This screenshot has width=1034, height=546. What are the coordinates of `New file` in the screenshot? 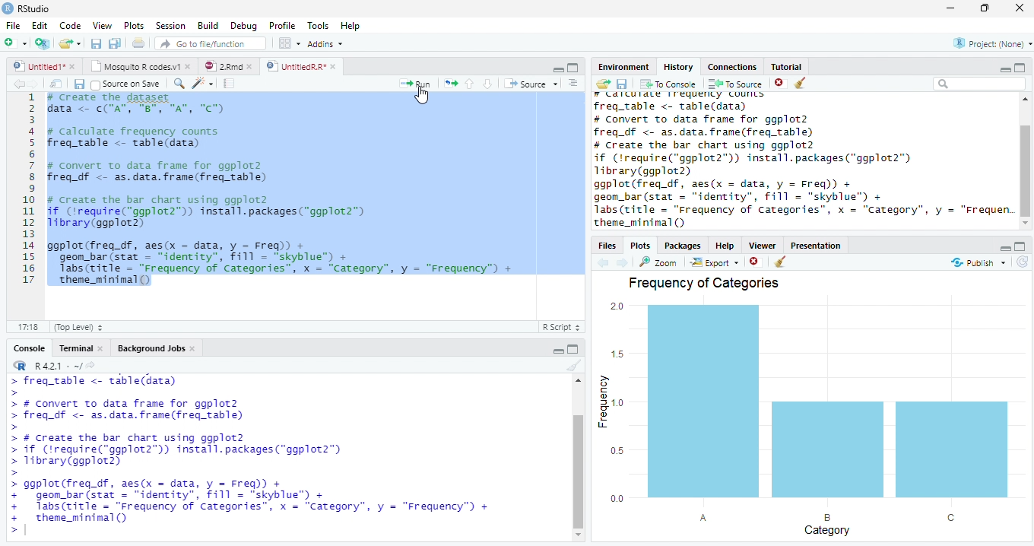 It's located at (15, 43).